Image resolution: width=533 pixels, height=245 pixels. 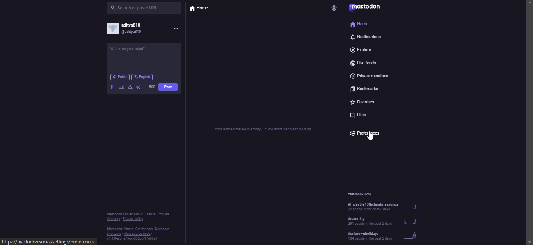 What do you see at coordinates (133, 49) in the screenshot?
I see `post` at bounding box center [133, 49].